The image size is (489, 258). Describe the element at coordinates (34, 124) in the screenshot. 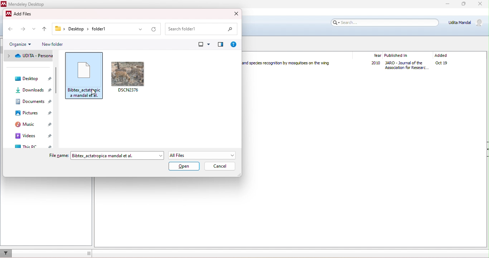

I see `music` at that location.